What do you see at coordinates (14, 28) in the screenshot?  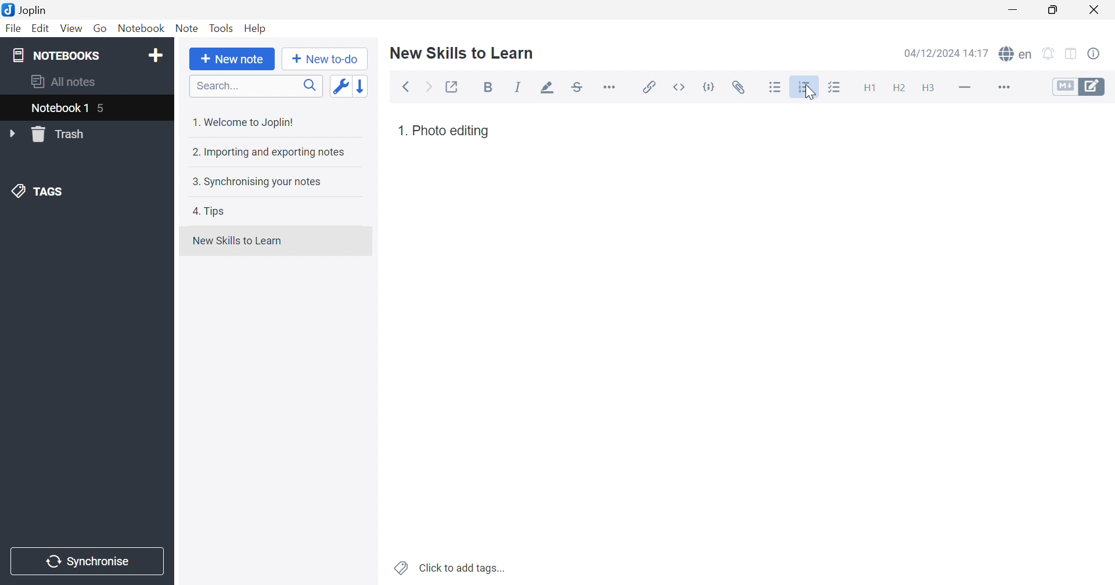 I see `File` at bounding box center [14, 28].